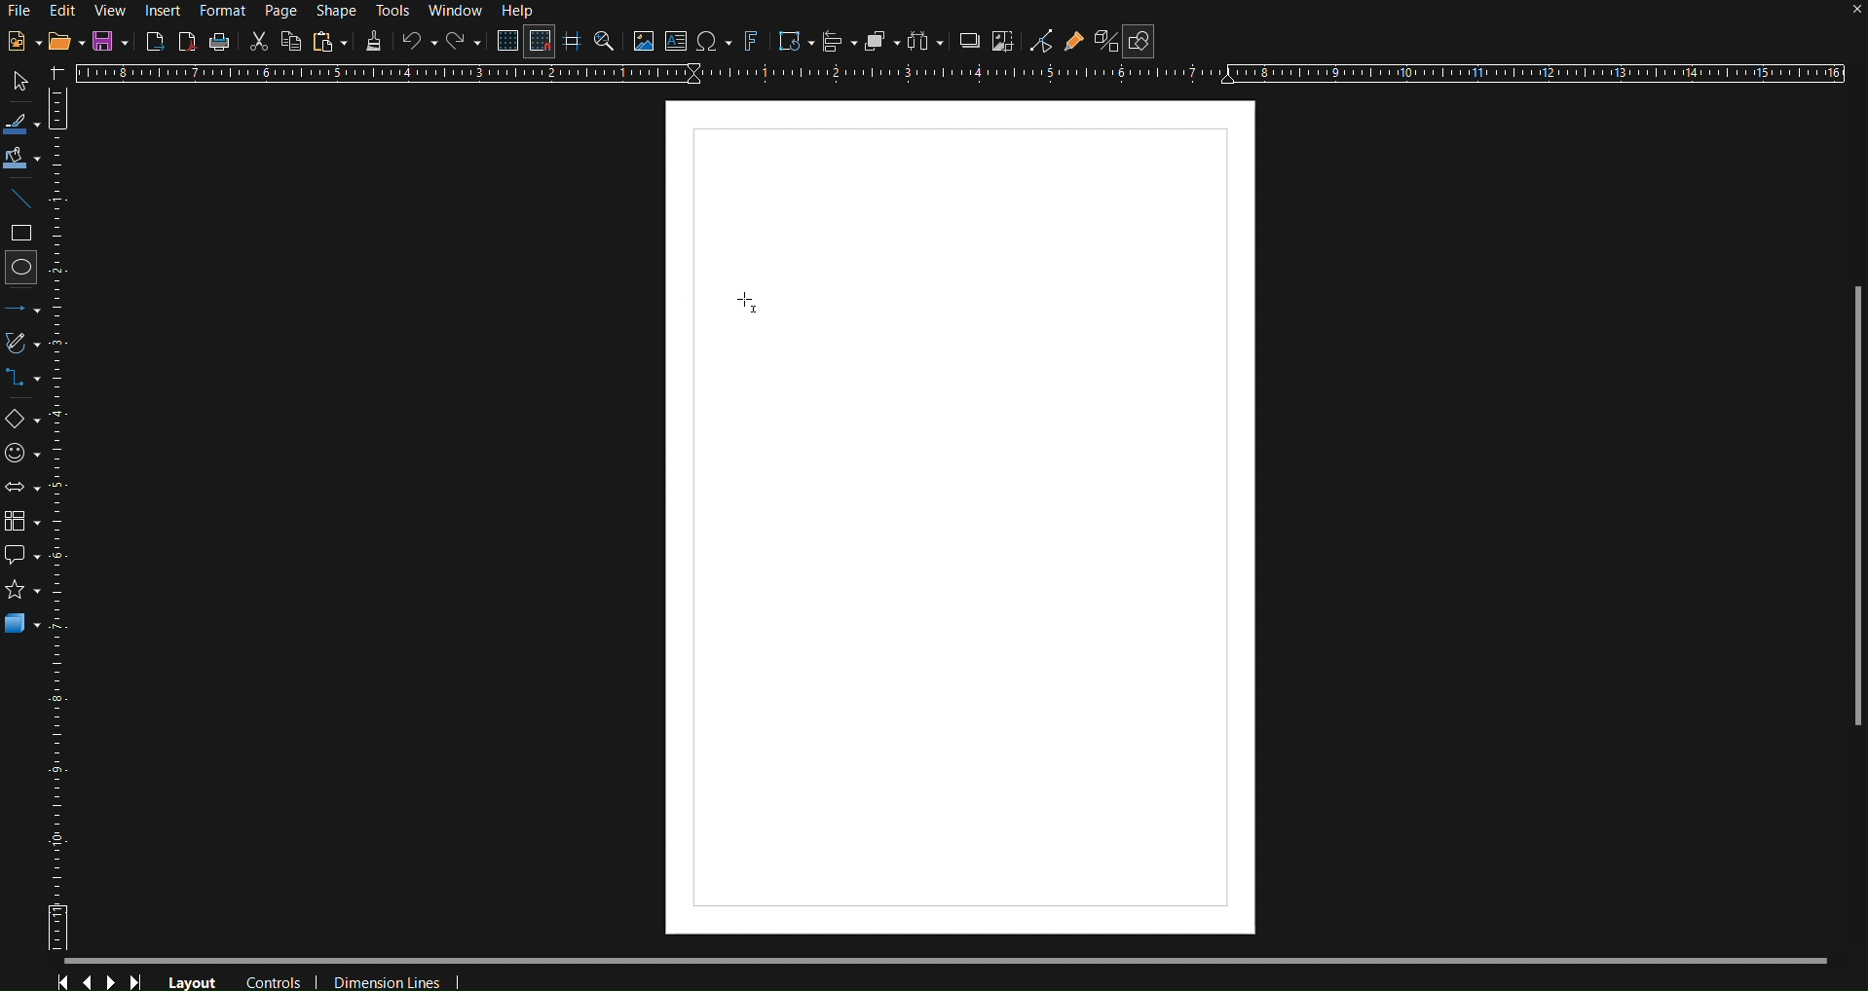 This screenshot has width=1868, height=991. Describe the element at coordinates (24, 202) in the screenshot. I see `Insert Line` at that location.